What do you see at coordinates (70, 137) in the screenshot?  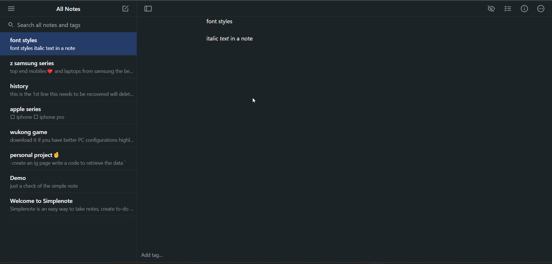 I see `note title and preview` at bounding box center [70, 137].